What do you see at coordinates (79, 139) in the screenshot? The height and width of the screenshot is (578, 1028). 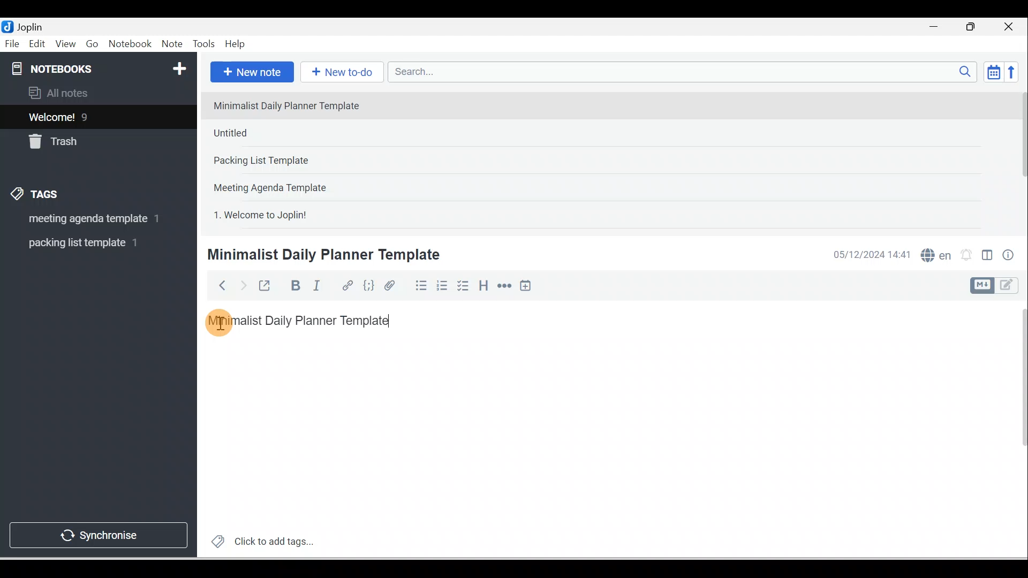 I see `Trash` at bounding box center [79, 139].